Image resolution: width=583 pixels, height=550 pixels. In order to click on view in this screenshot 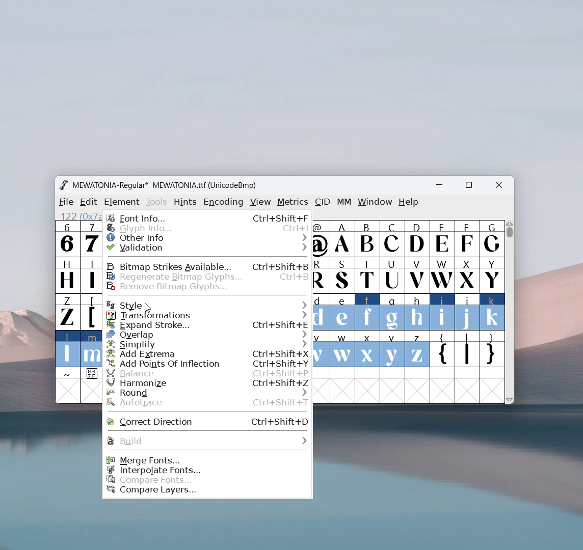, I will do `click(260, 202)`.